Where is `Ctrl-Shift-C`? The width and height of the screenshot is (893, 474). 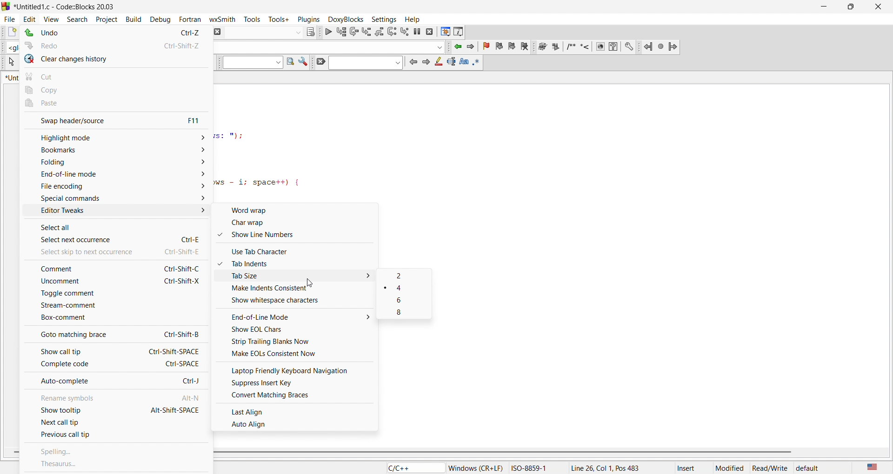
Ctrl-Shift-C is located at coordinates (181, 269).